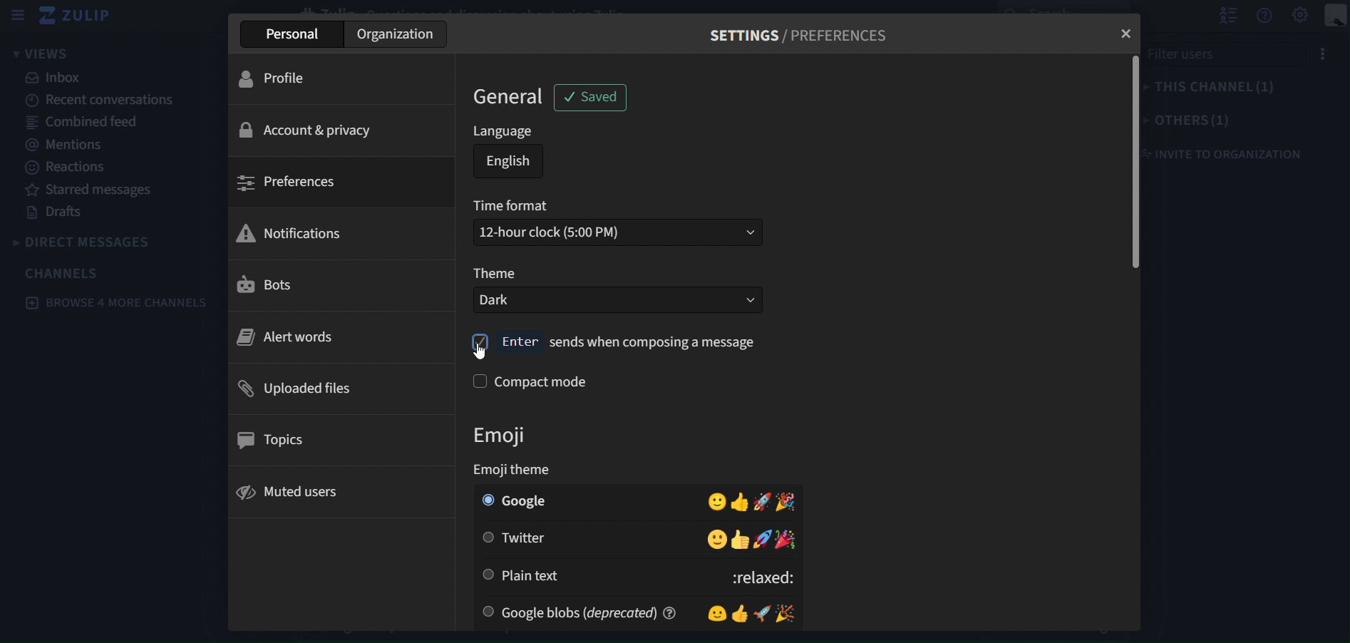 The height and width of the screenshot is (643, 1350). What do you see at coordinates (1336, 16) in the screenshot?
I see `personal menu` at bounding box center [1336, 16].